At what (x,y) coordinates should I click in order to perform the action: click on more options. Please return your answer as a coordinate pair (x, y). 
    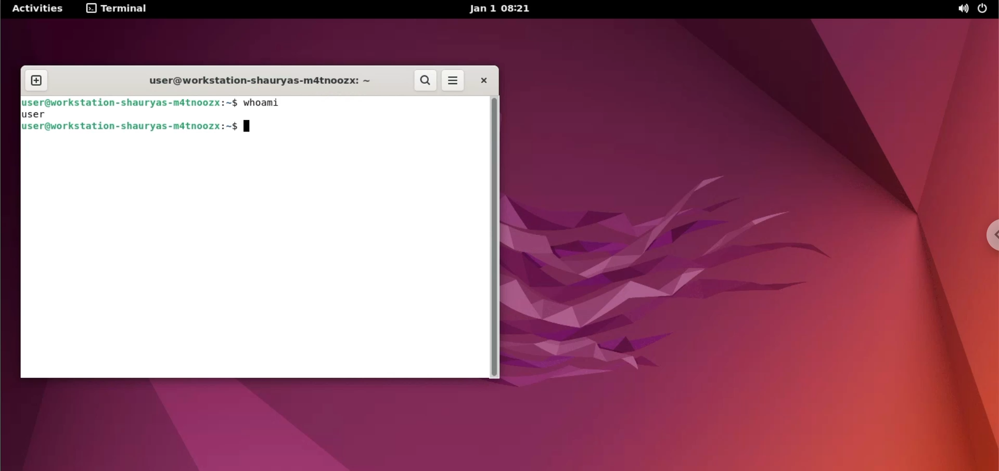
    Looking at the image, I should click on (454, 82).